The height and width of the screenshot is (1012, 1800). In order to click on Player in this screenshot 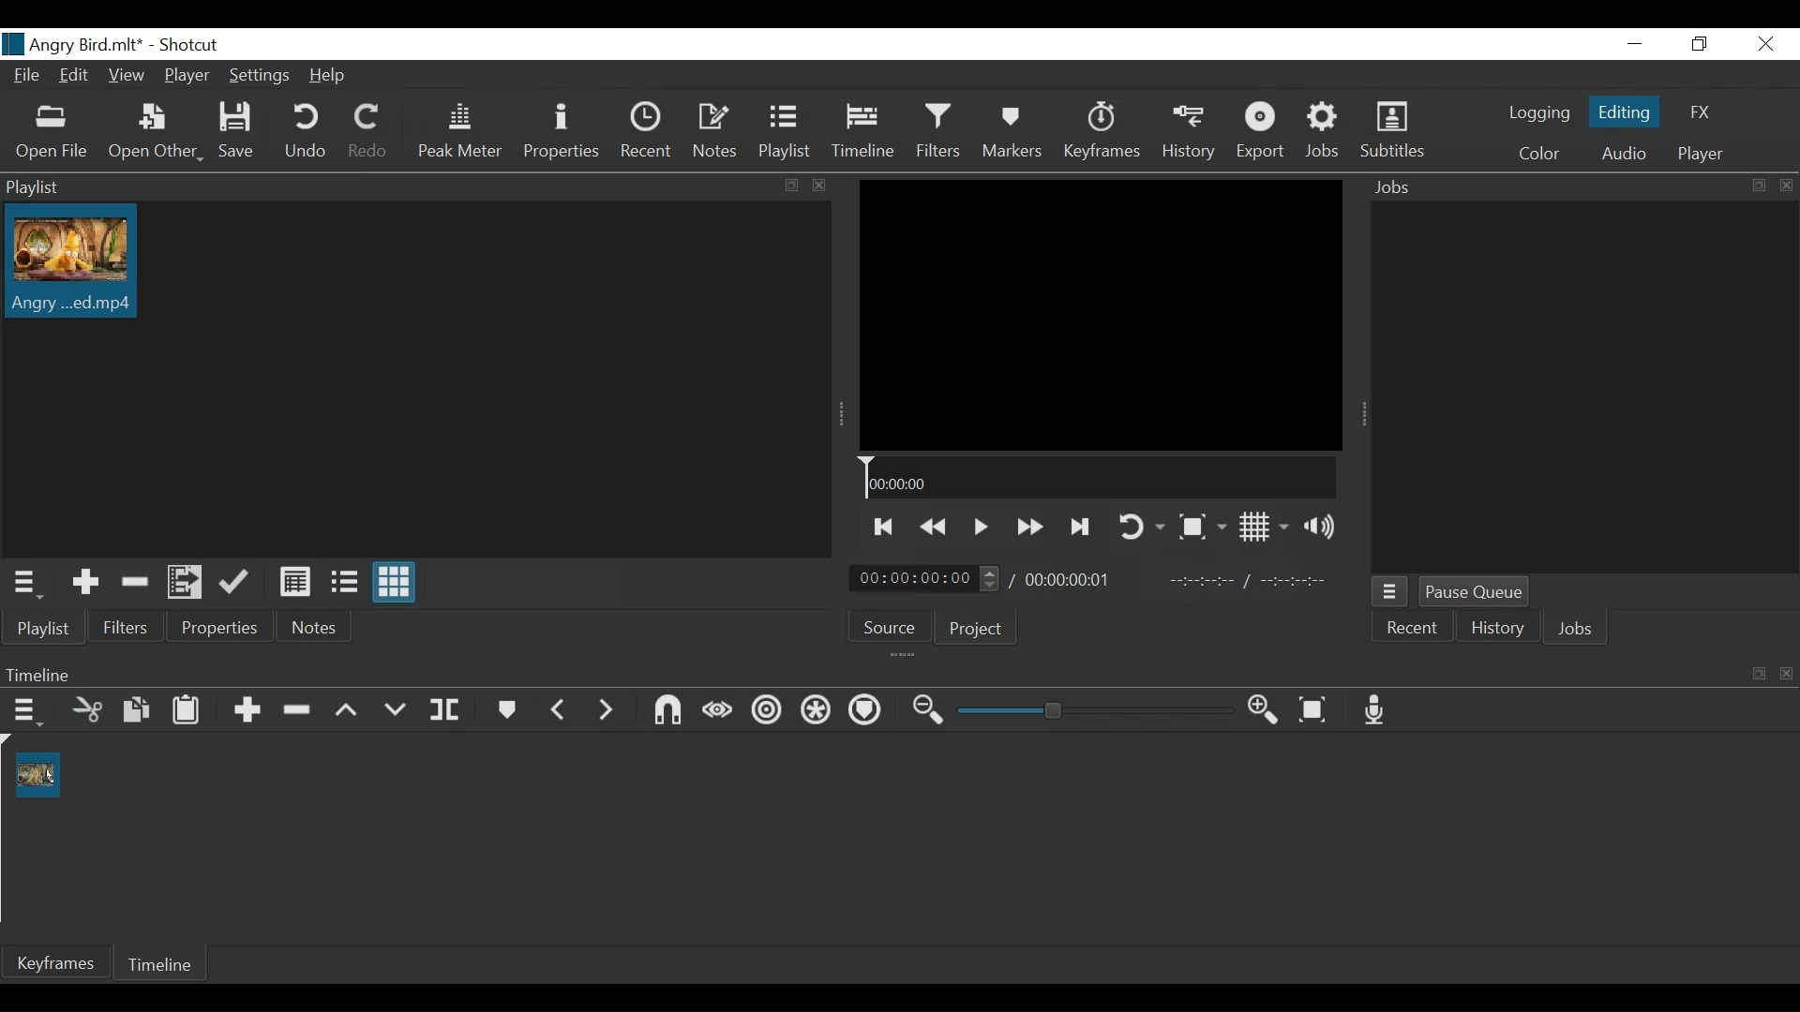, I will do `click(187, 76)`.